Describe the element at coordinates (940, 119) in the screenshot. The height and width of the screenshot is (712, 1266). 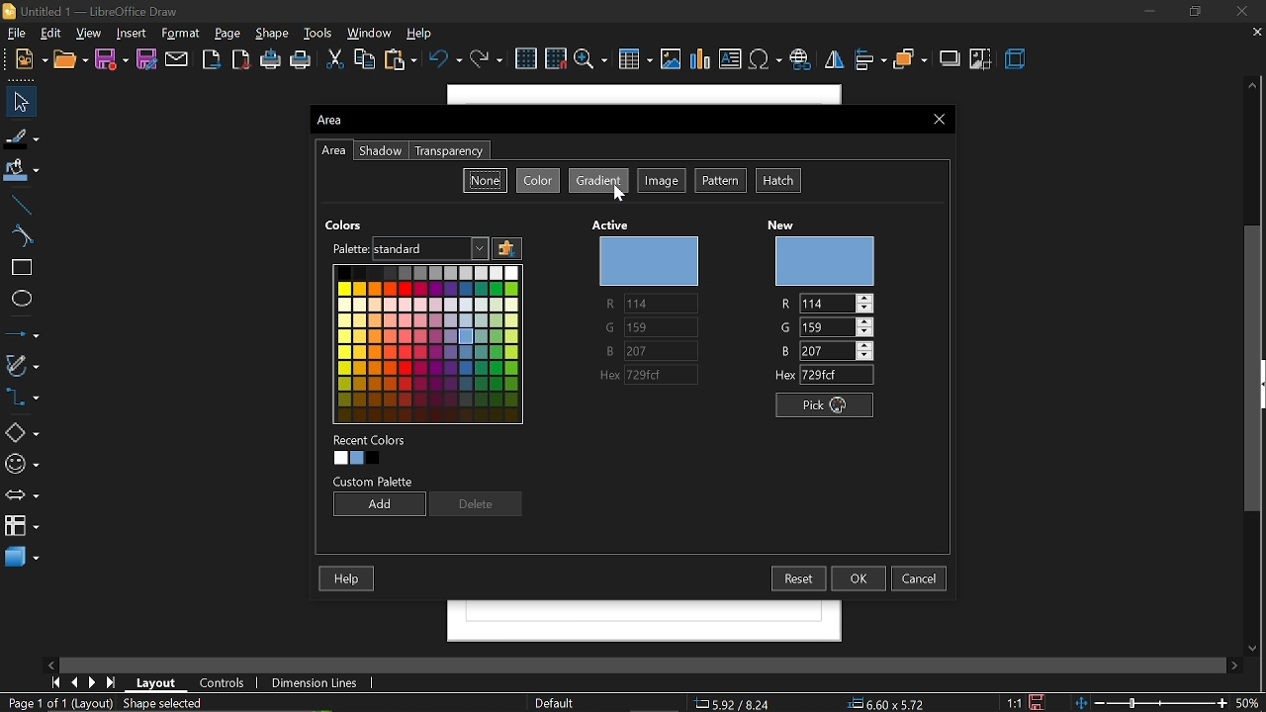
I see `close` at that location.